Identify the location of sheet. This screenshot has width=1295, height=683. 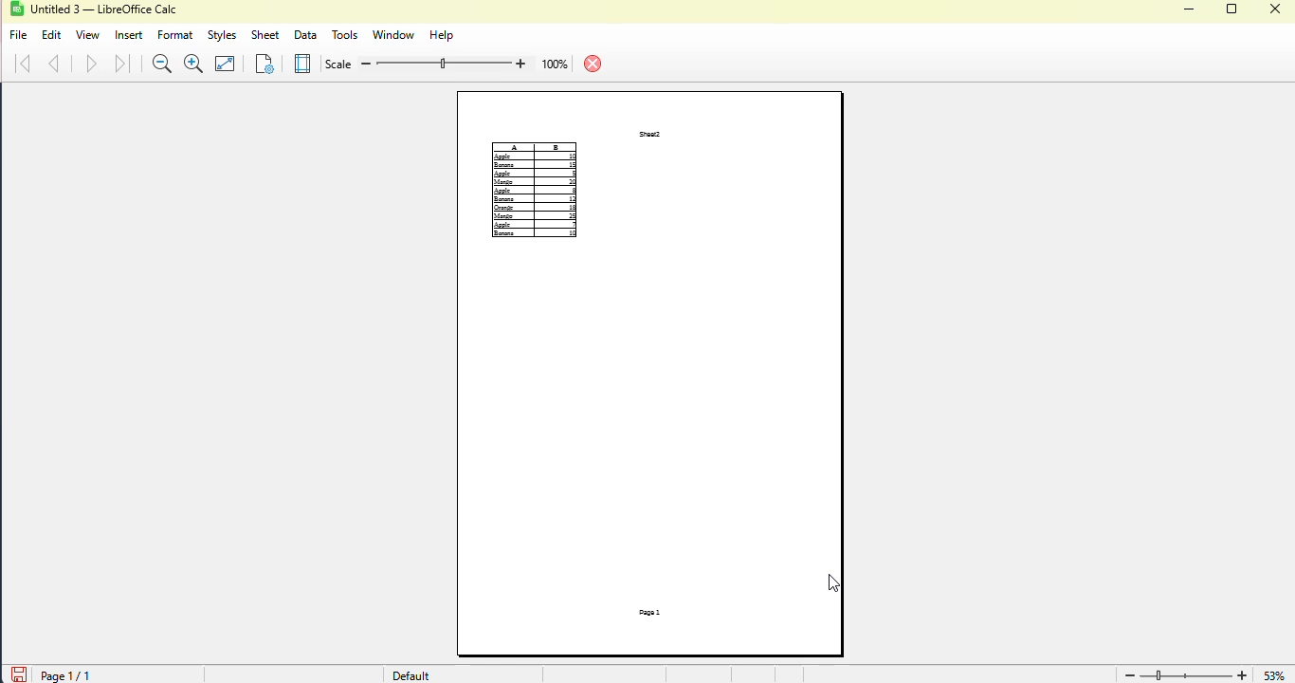
(265, 35).